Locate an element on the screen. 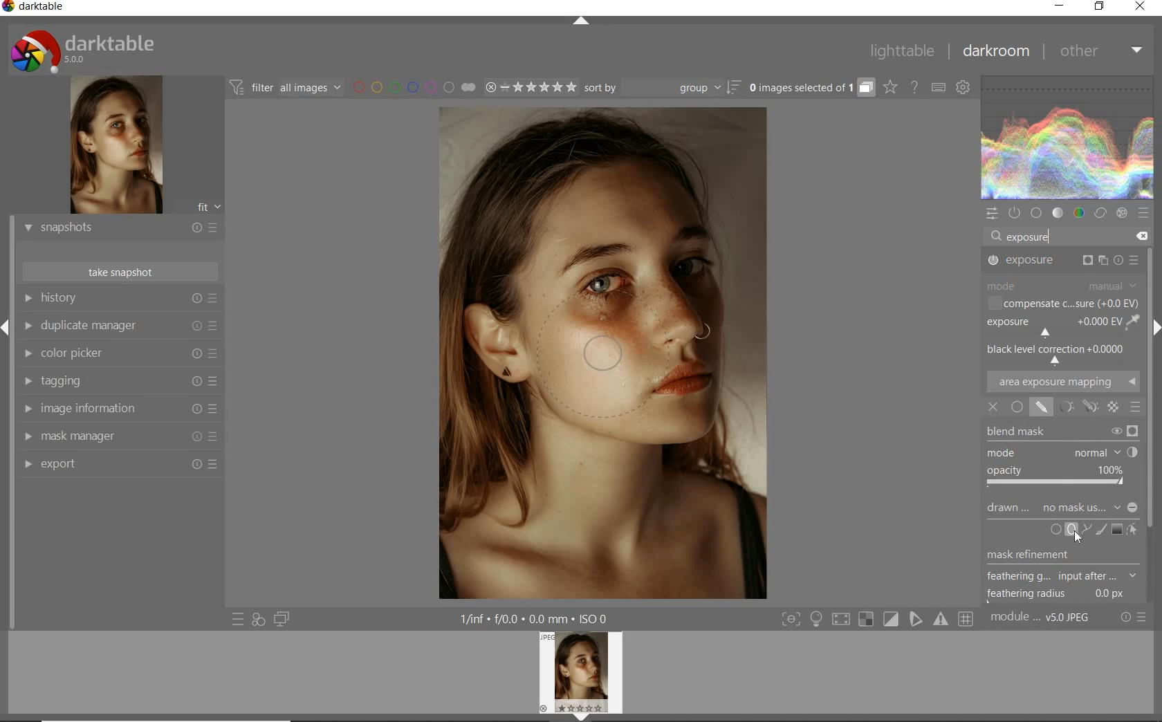 The width and height of the screenshot is (1162, 722). MASK OPTIONS is located at coordinates (1089, 407).